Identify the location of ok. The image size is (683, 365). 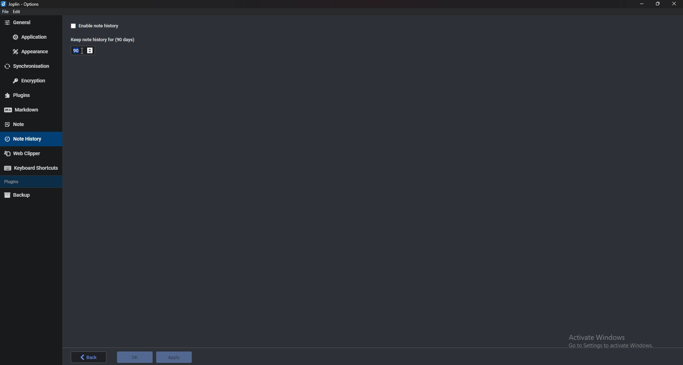
(135, 358).